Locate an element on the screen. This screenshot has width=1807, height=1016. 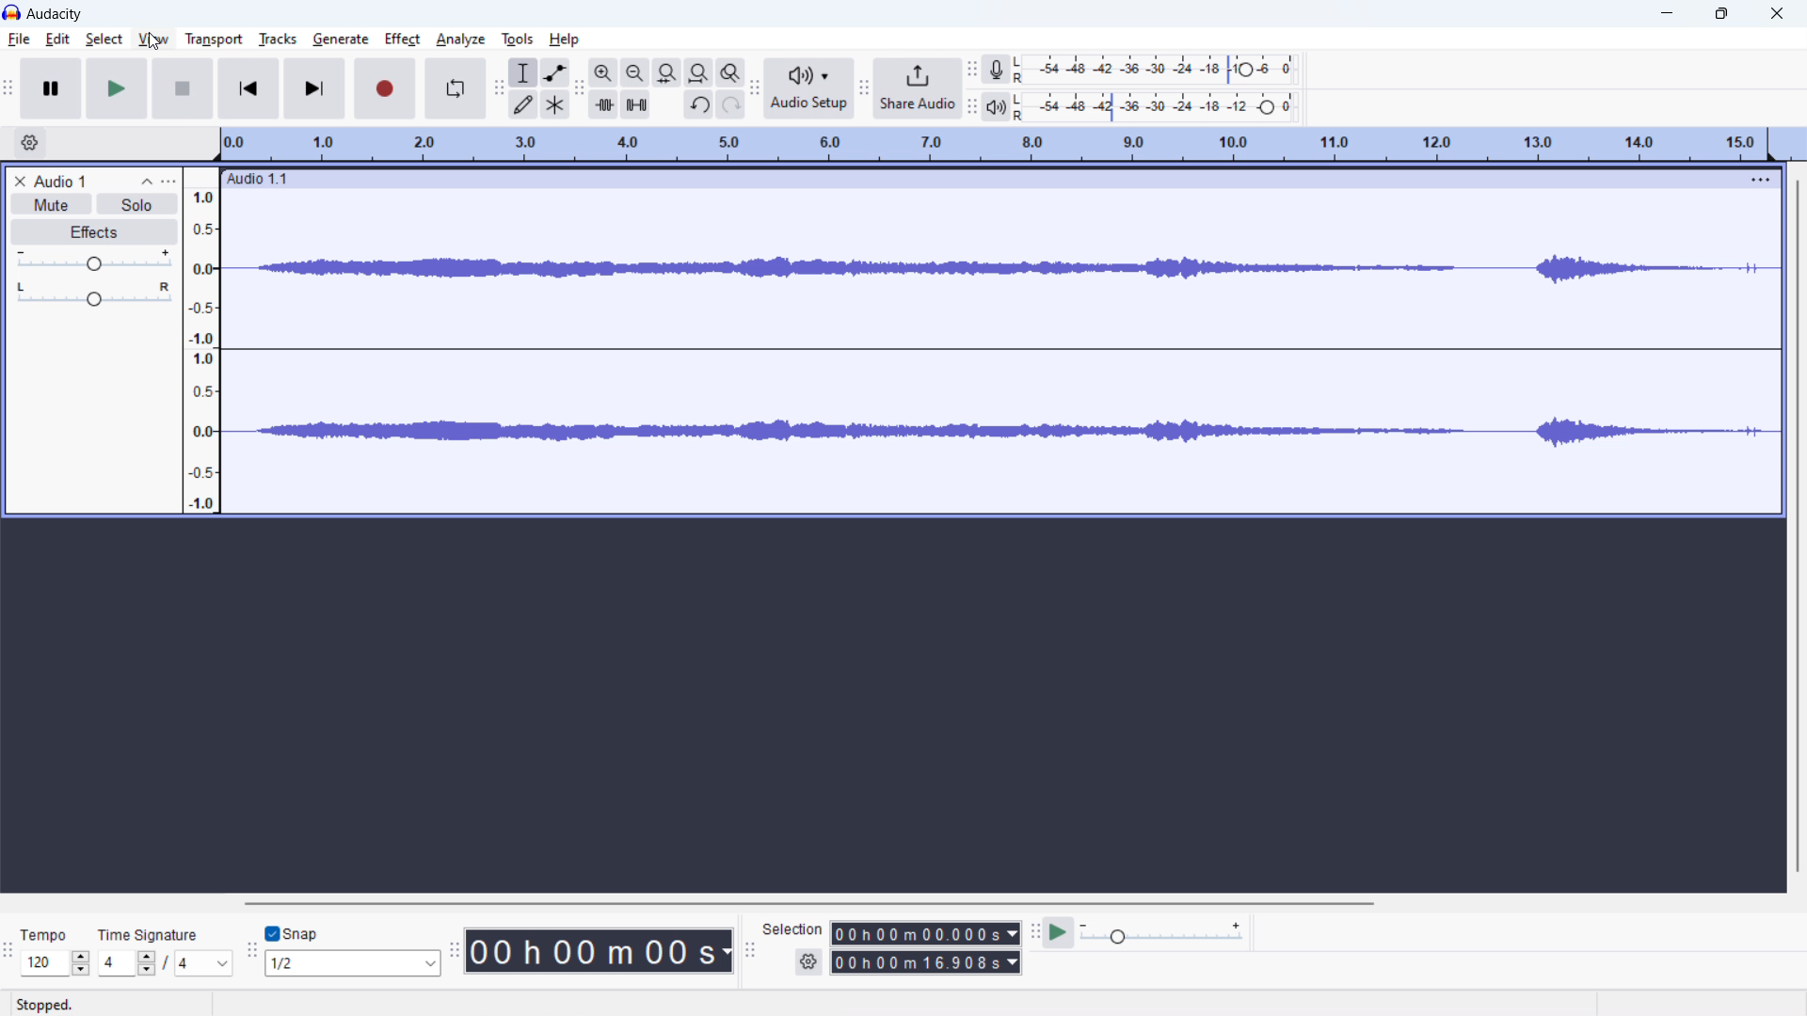
tools toolbar is located at coordinates (499, 88).